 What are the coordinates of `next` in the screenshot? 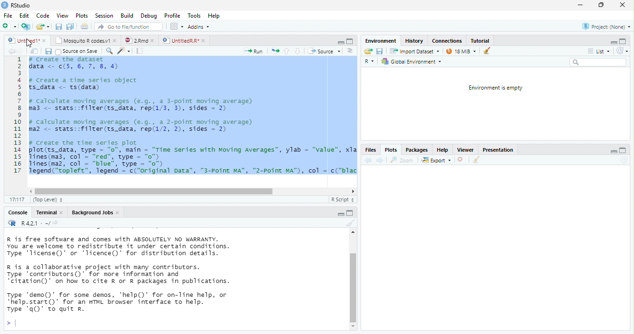 It's located at (380, 160).